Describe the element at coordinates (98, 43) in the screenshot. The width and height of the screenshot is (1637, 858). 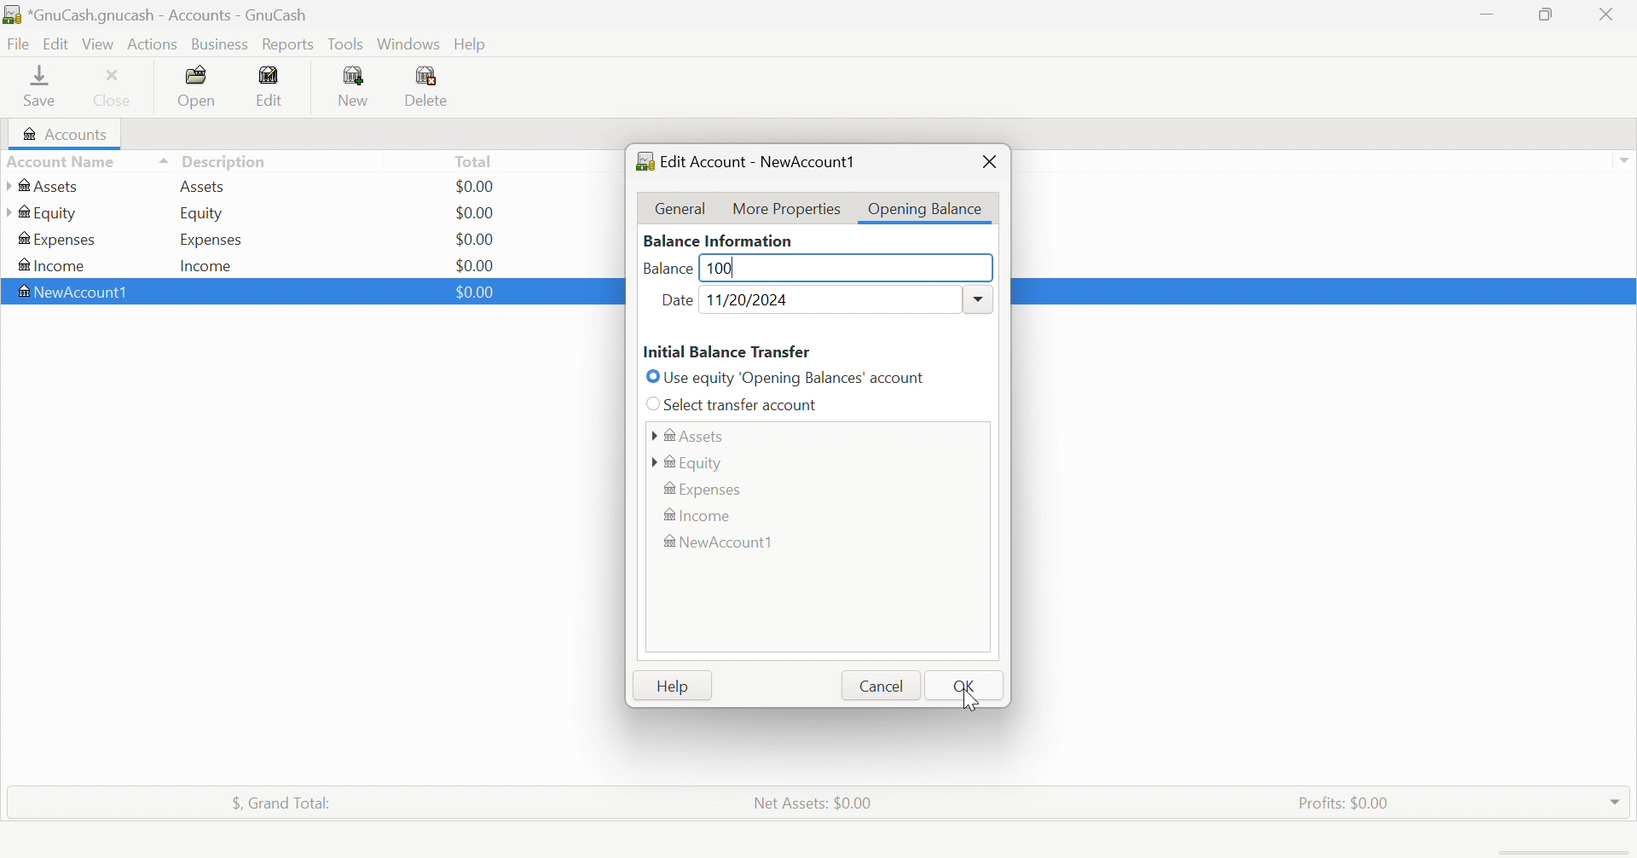
I see `View` at that location.